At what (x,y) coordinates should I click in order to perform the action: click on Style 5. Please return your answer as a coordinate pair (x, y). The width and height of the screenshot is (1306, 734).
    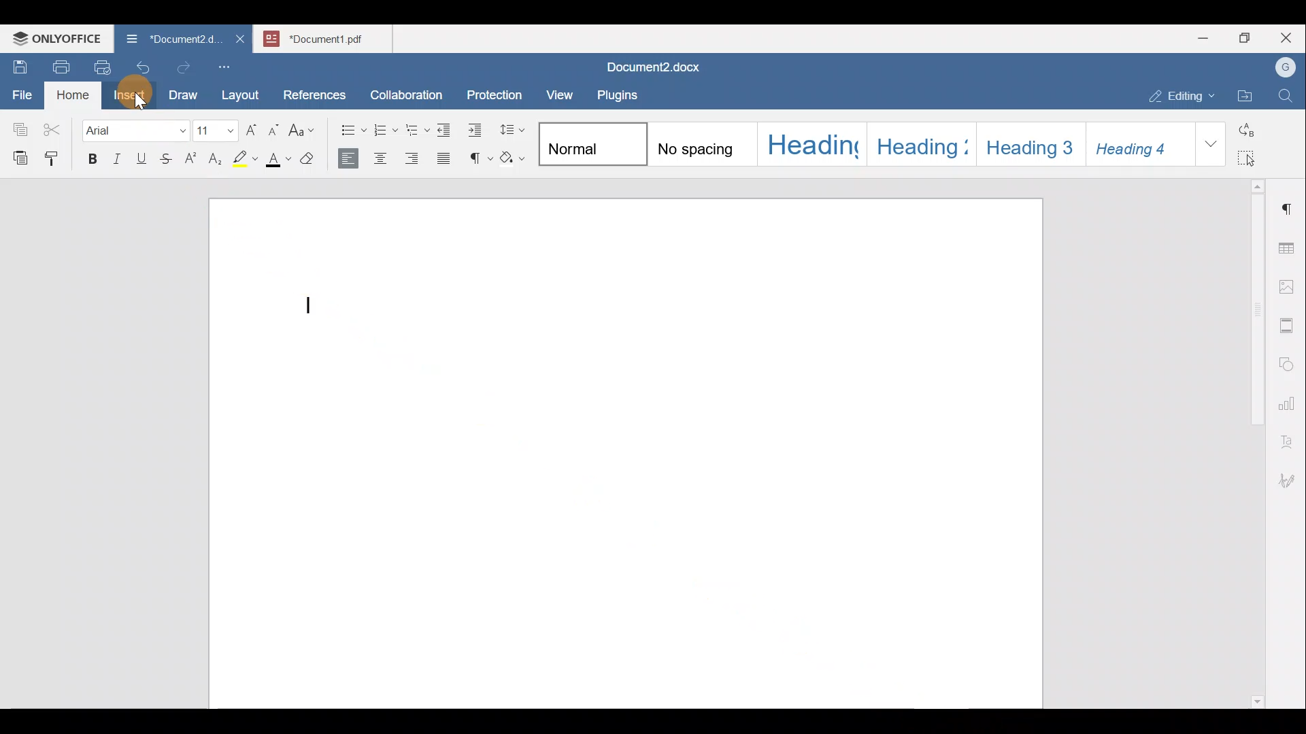
    Looking at the image, I should click on (1032, 143).